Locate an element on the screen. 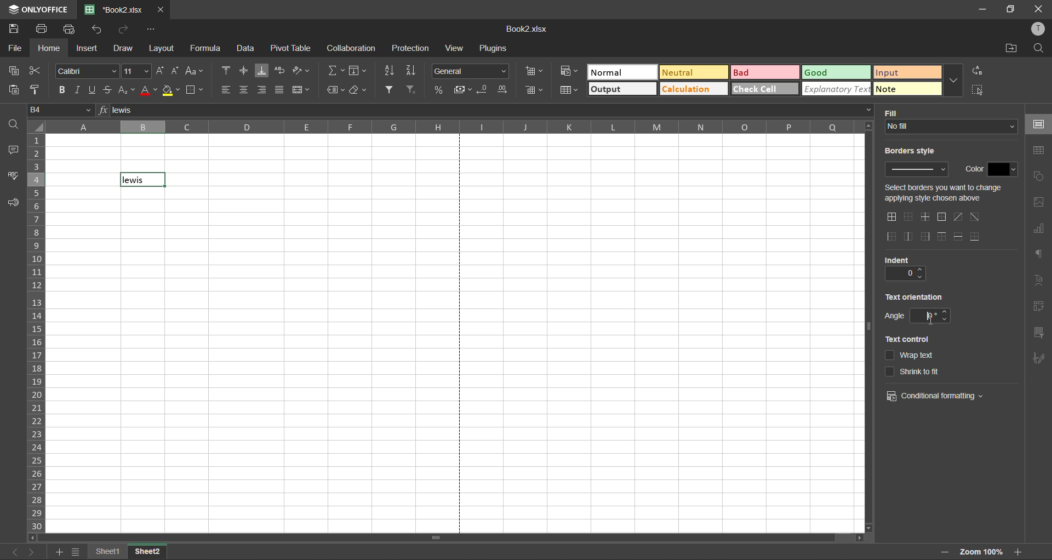 This screenshot has height=560, width=1052. maximize is located at coordinates (1011, 9).